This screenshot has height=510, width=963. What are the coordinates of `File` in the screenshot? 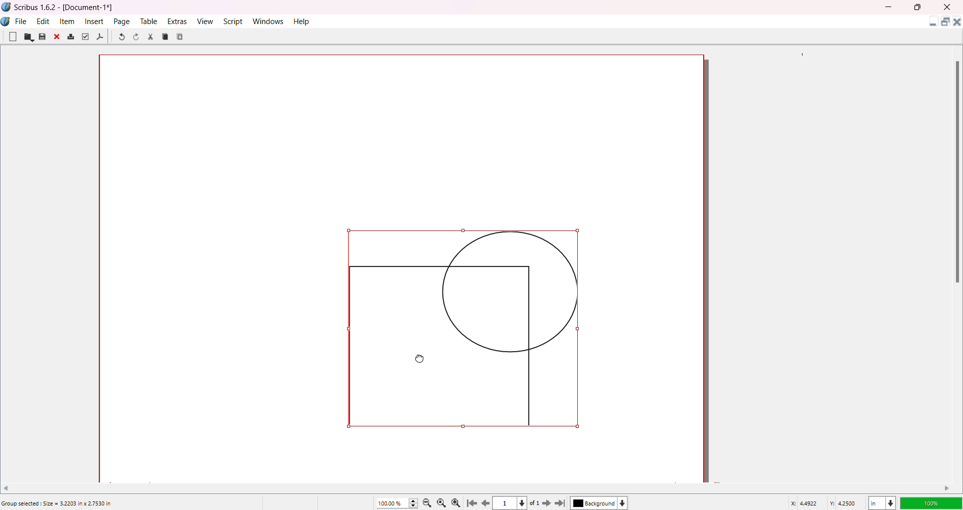 It's located at (22, 20).